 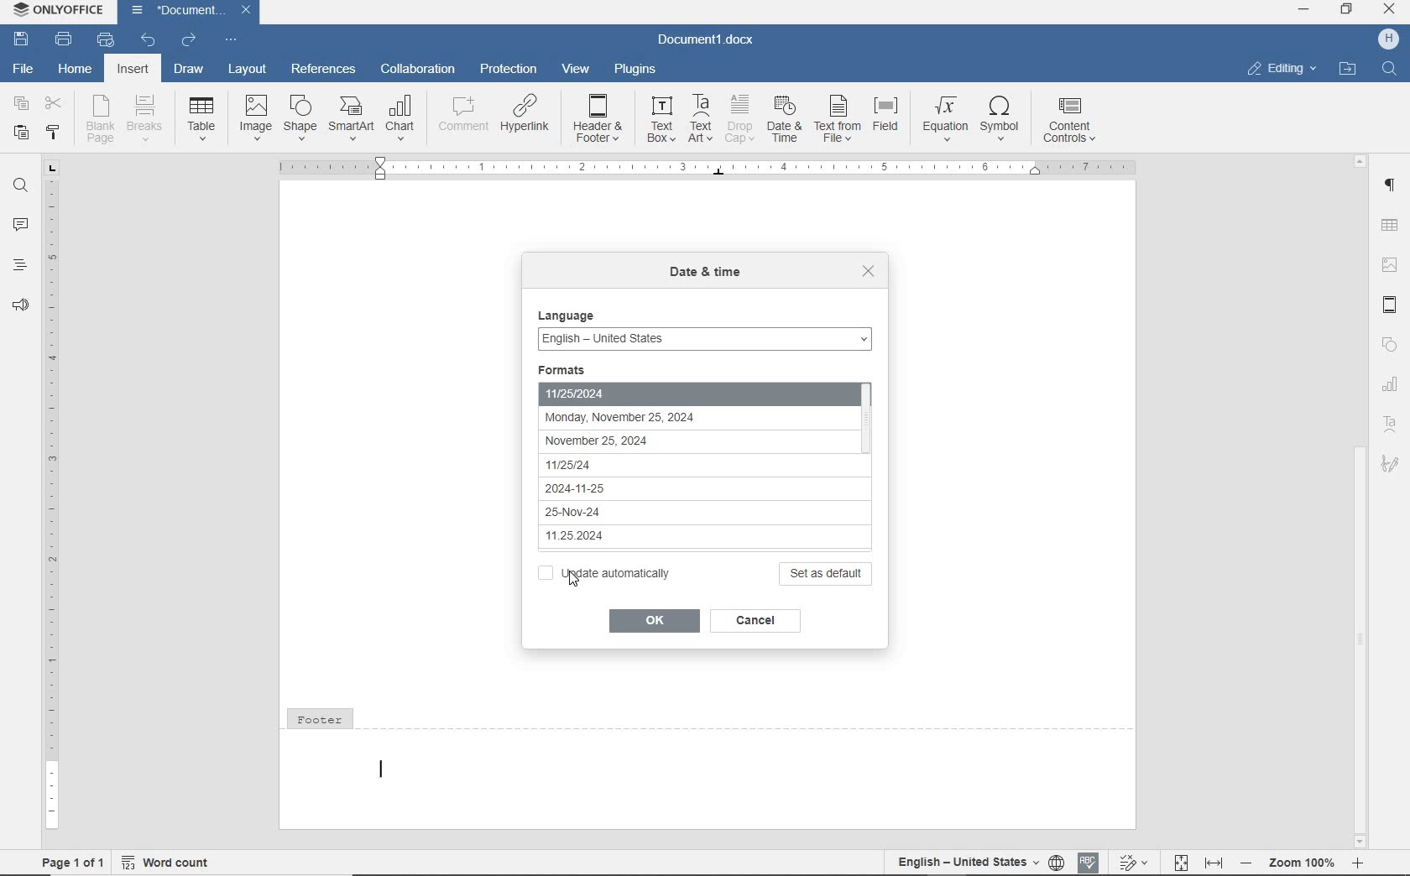 I want to click on footer, so click(x=709, y=765).